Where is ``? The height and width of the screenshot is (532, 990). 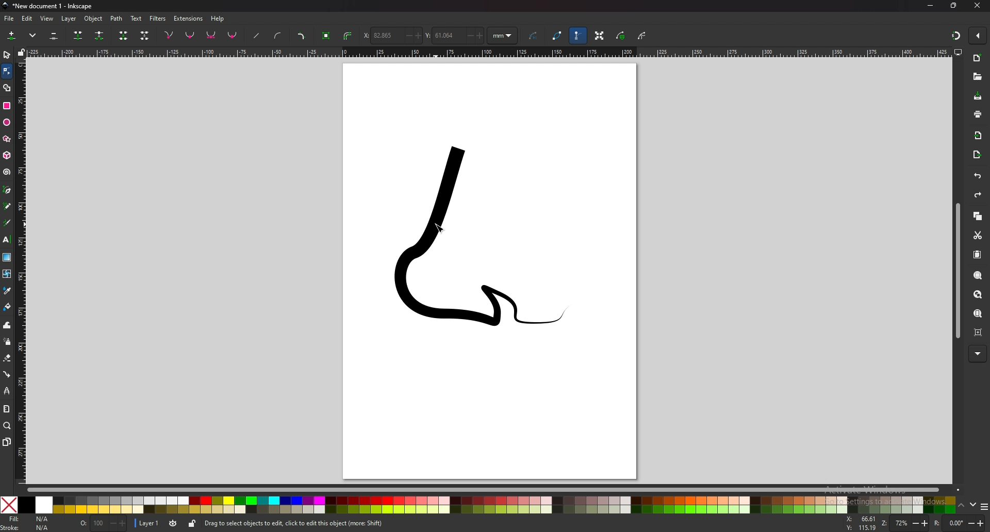  is located at coordinates (978, 354).